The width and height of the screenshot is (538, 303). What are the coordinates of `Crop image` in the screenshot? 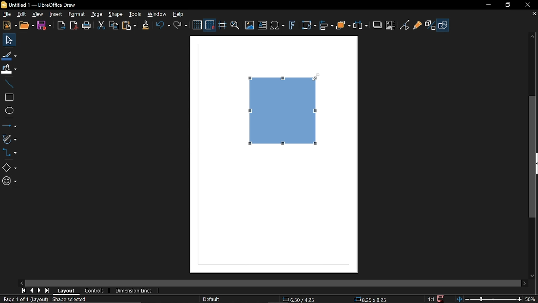 It's located at (390, 26).